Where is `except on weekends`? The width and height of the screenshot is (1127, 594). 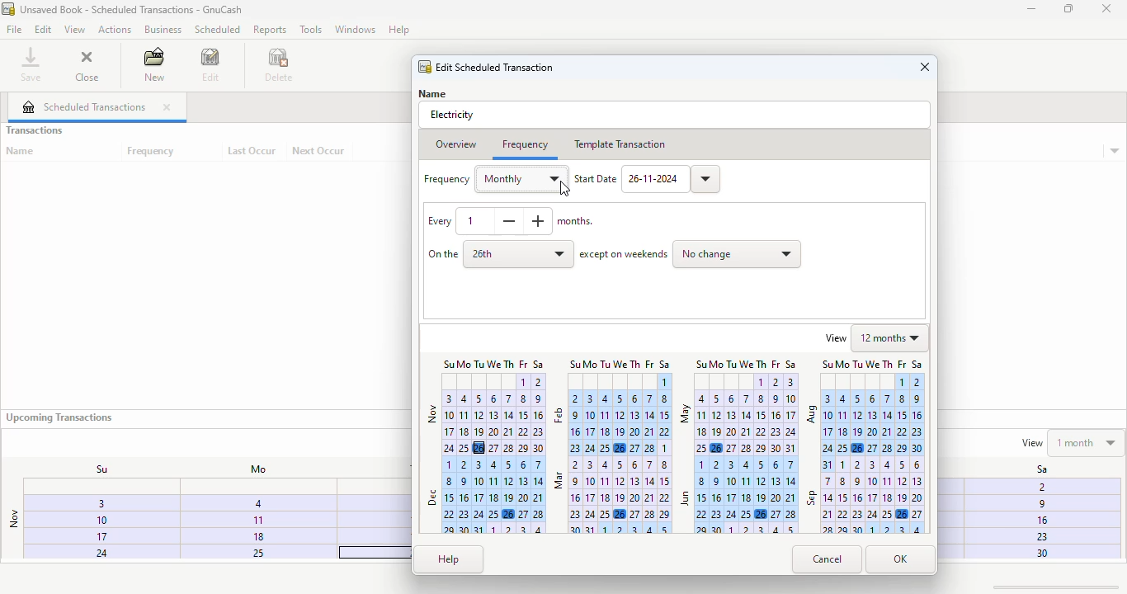
except on weekends is located at coordinates (624, 255).